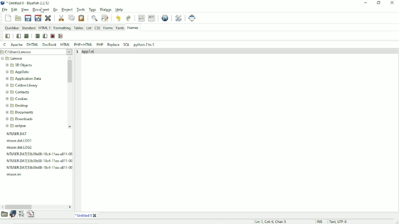 This screenshot has height=224, width=399. Describe the element at coordinates (27, 17) in the screenshot. I see `Save current file` at that location.